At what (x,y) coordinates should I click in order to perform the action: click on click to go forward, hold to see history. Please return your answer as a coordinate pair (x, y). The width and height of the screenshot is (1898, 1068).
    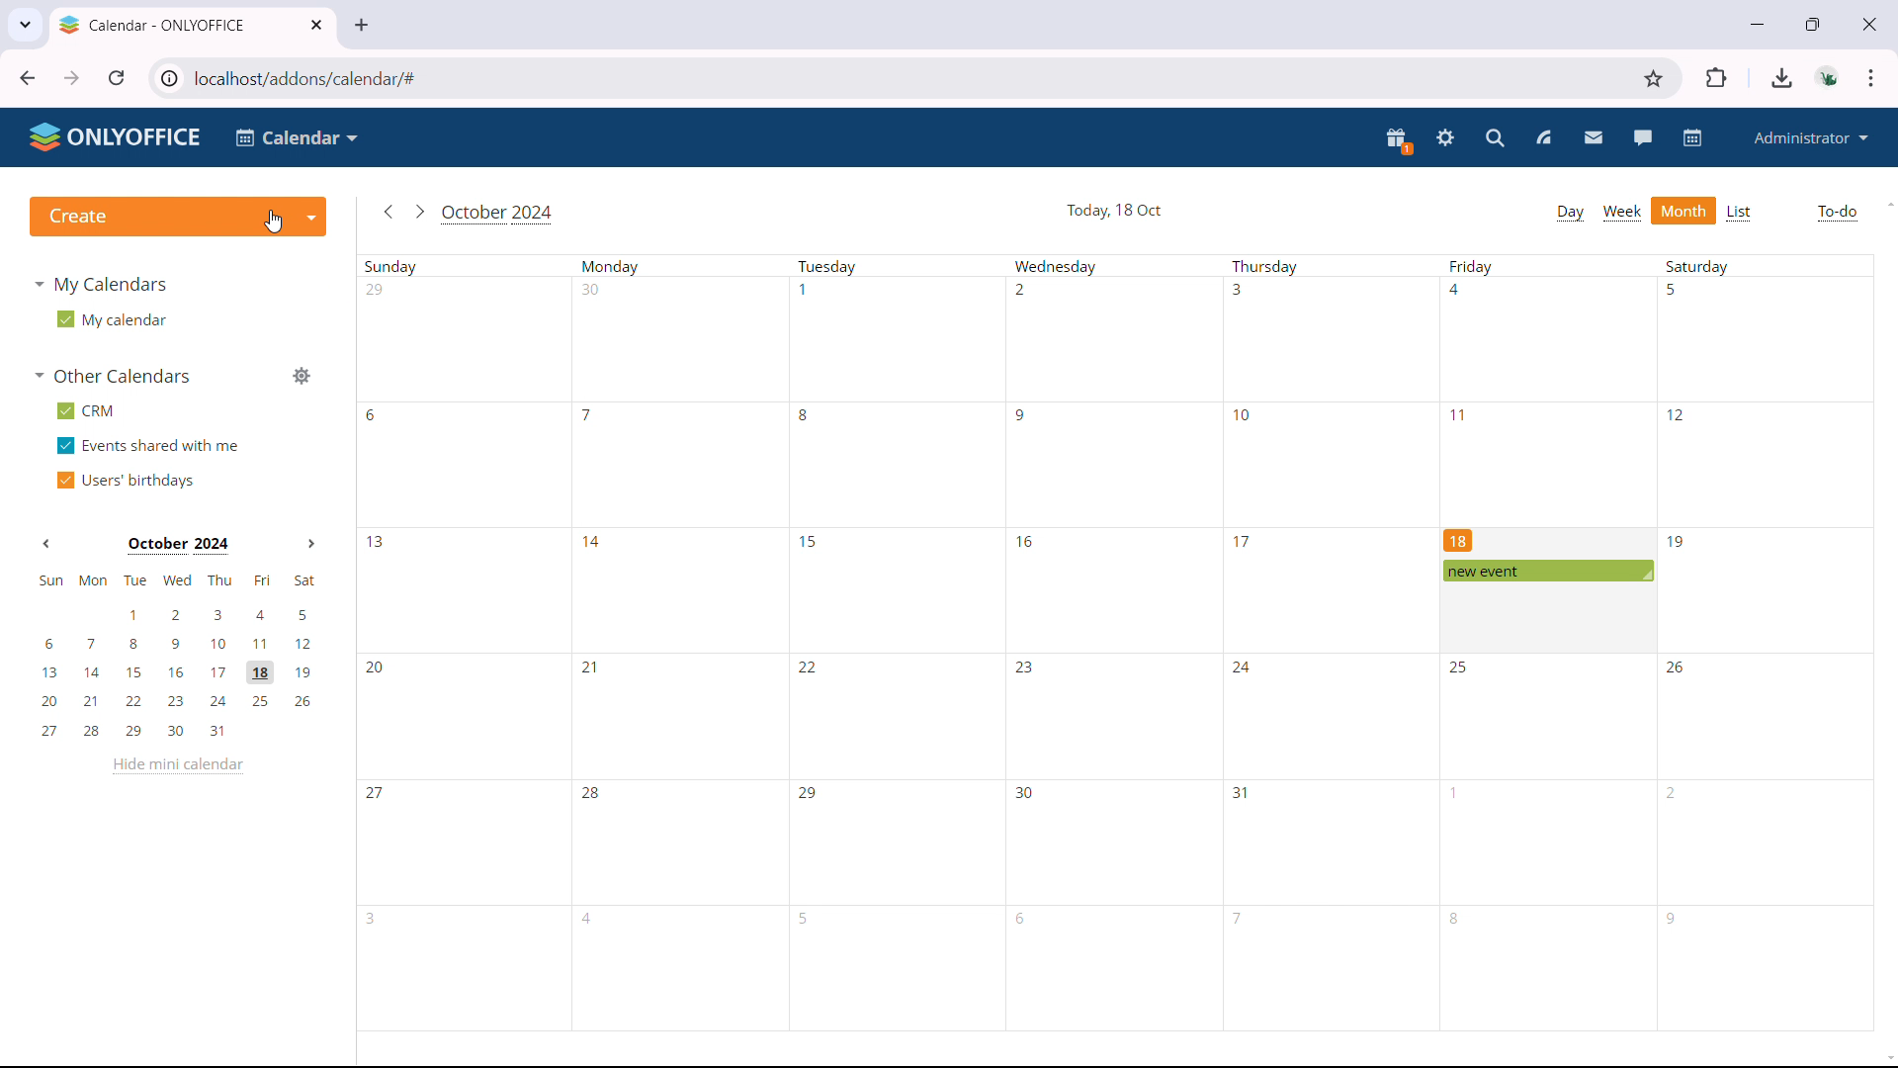
    Looking at the image, I should click on (72, 78).